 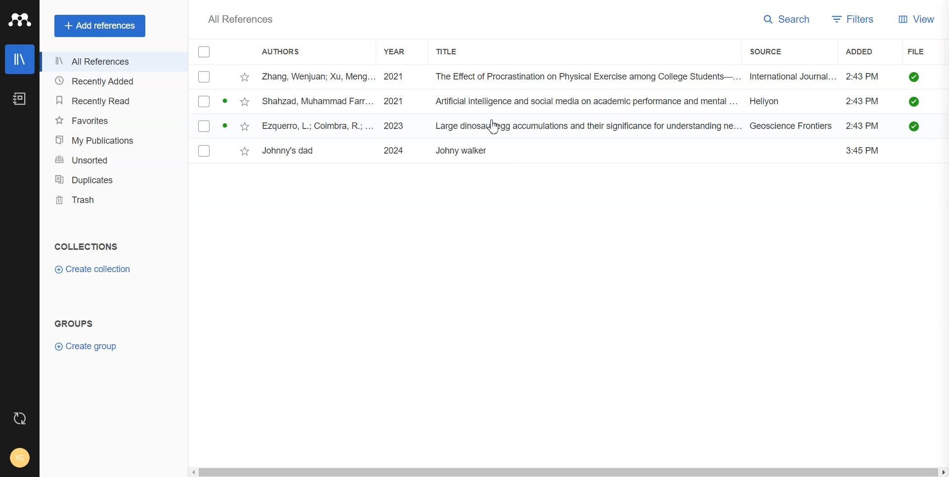 I want to click on Account, so click(x=20, y=458).